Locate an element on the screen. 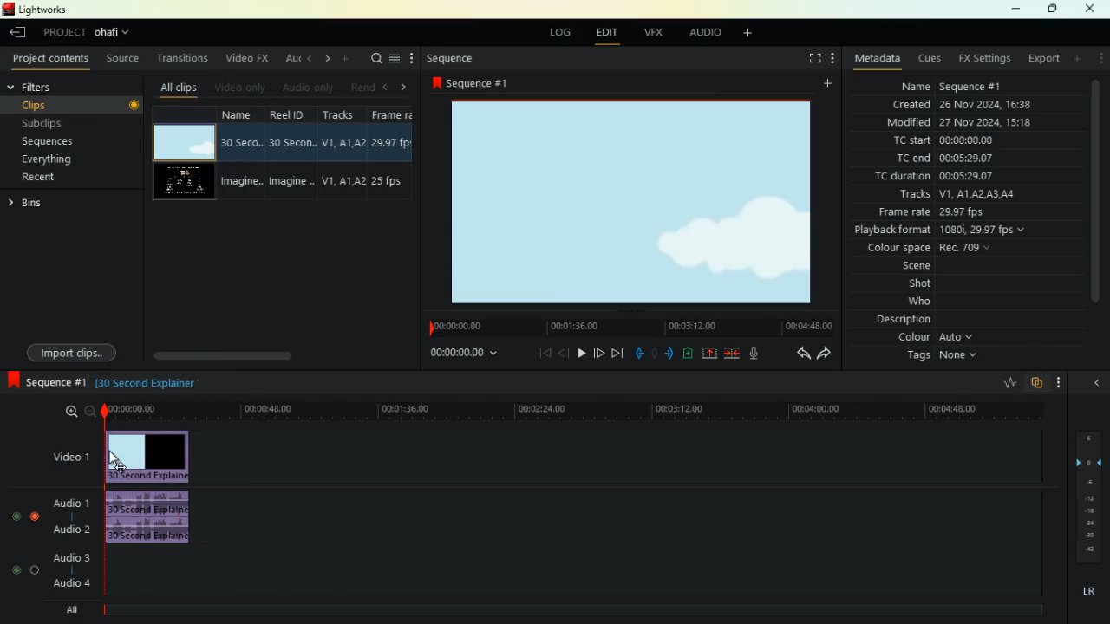  forward is located at coordinates (618, 353).